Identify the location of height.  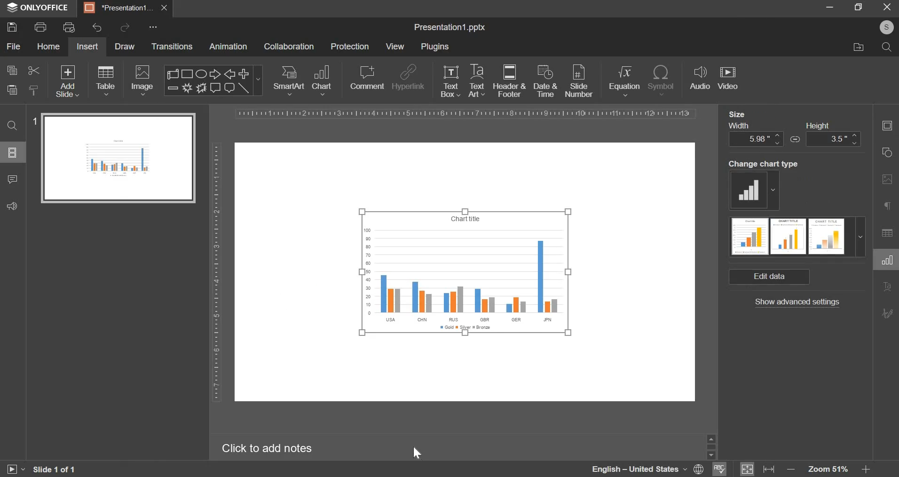
(835, 134).